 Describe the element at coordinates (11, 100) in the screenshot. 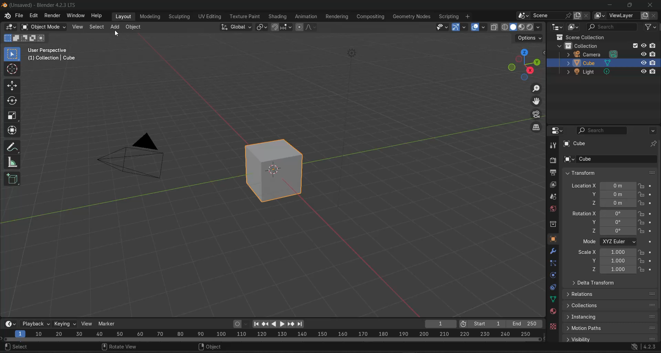

I see `rotate` at that location.